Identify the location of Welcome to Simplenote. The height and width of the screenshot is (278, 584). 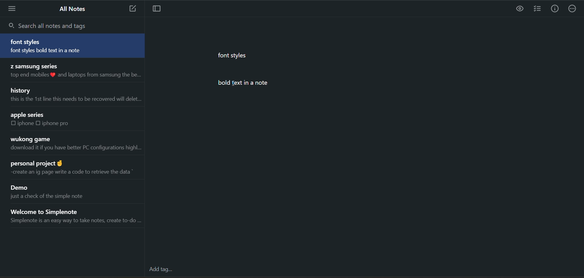
(53, 210).